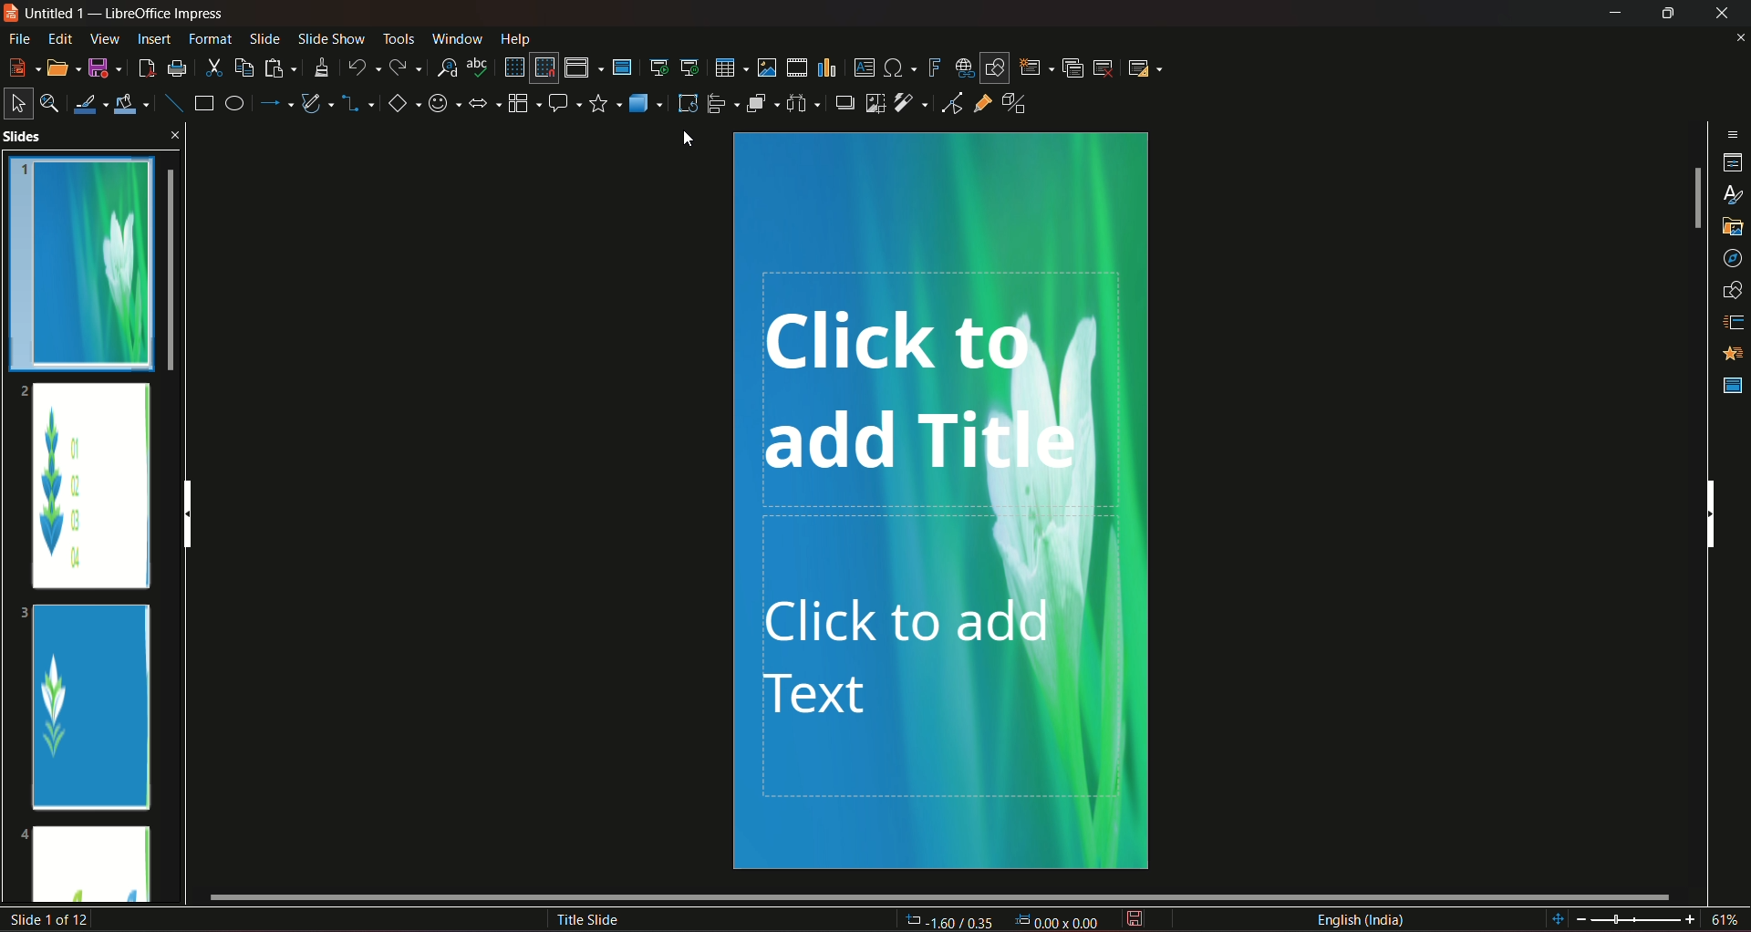 The height and width of the screenshot is (932, 1751). What do you see at coordinates (233, 103) in the screenshot?
I see `ellipse` at bounding box center [233, 103].